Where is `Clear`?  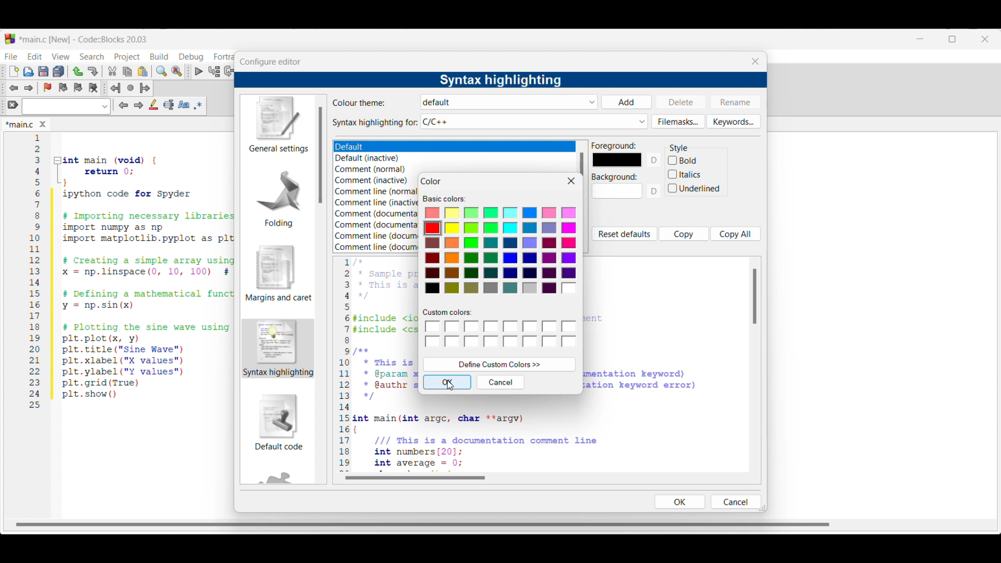 Clear is located at coordinates (13, 104).